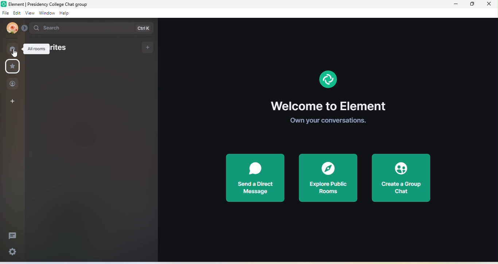 Image resolution: width=498 pixels, height=264 pixels. I want to click on help, so click(65, 13).